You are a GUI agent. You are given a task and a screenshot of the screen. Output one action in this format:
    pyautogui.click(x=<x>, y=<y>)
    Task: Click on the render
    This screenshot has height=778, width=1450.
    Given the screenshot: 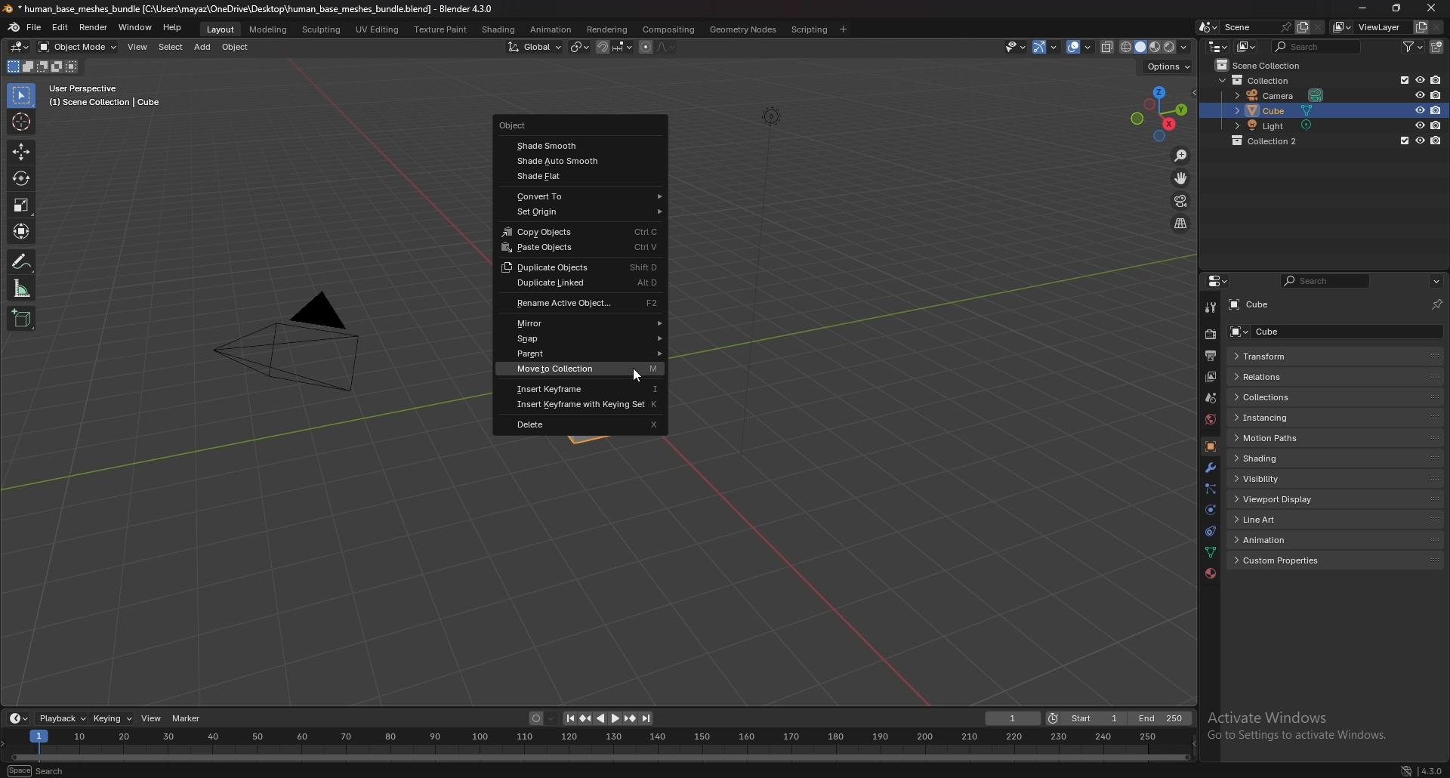 What is the action you would take?
    pyautogui.click(x=94, y=27)
    